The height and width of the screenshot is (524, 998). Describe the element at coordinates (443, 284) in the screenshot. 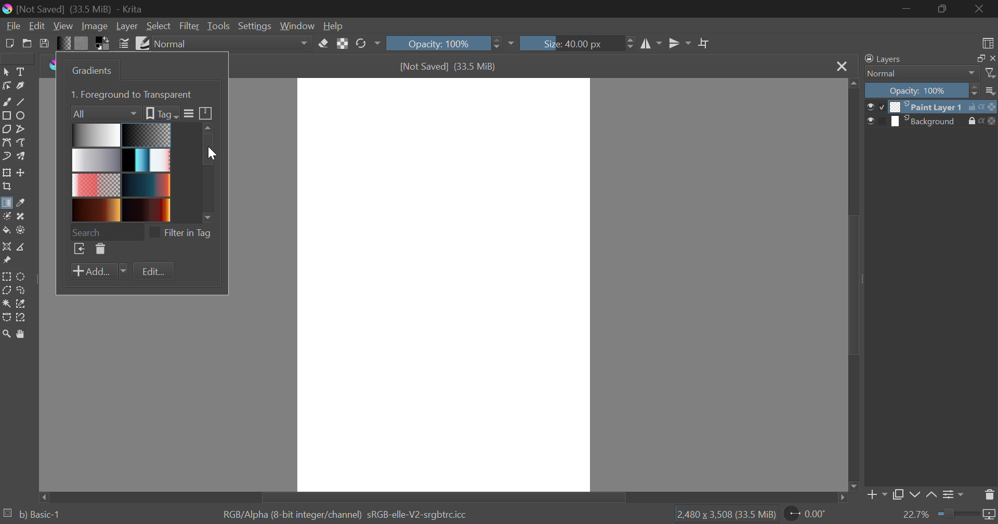

I see `Document Workspace` at that location.